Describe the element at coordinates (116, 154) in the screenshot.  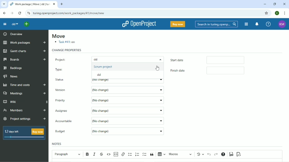
I see `Insert code snippet` at that location.